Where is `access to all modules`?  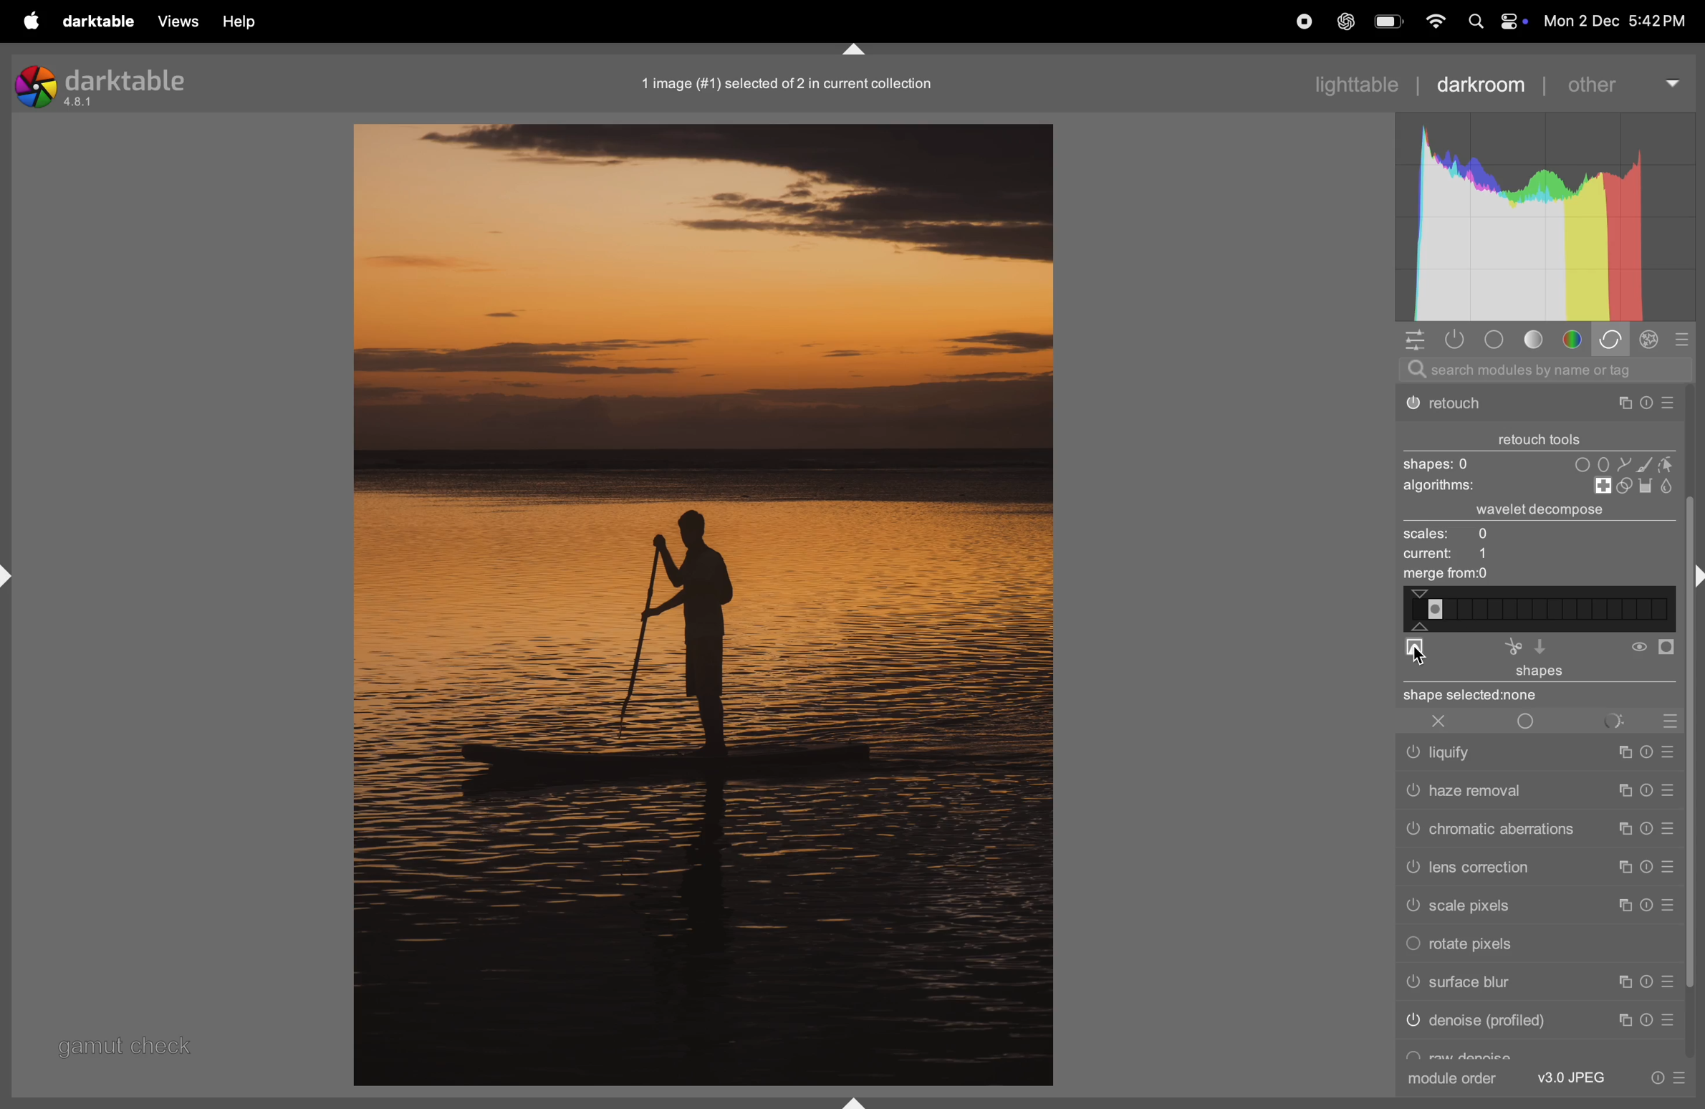 access to all modules is located at coordinates (1416, 340).